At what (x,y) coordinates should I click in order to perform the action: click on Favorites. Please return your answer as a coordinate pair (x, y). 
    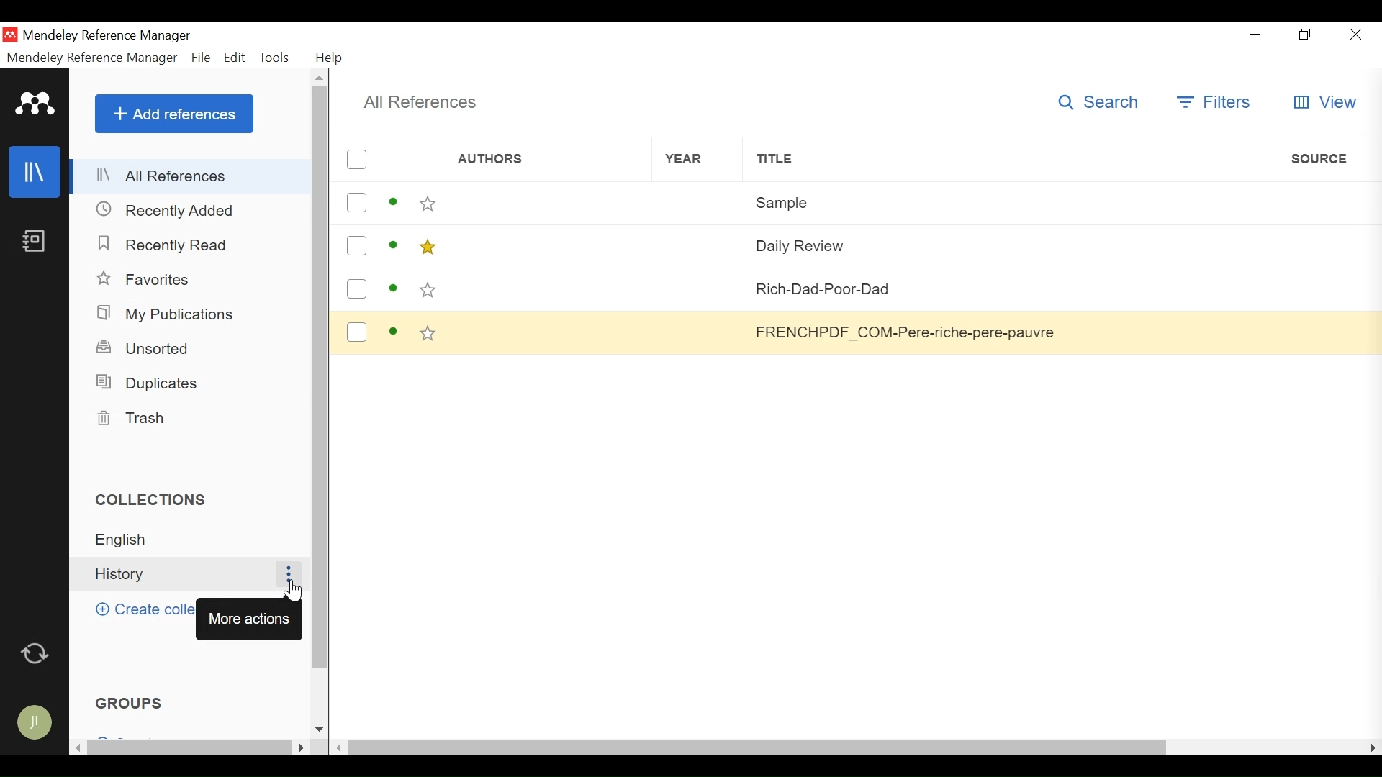
    Looking at the image, I should click on (146, 280).